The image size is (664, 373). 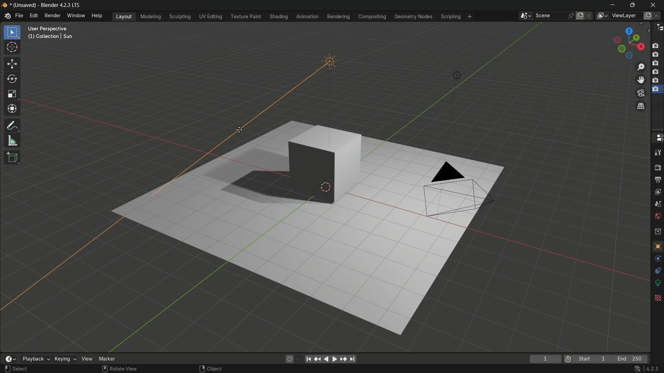 I want to click on keying, so click(x=63, y=358).